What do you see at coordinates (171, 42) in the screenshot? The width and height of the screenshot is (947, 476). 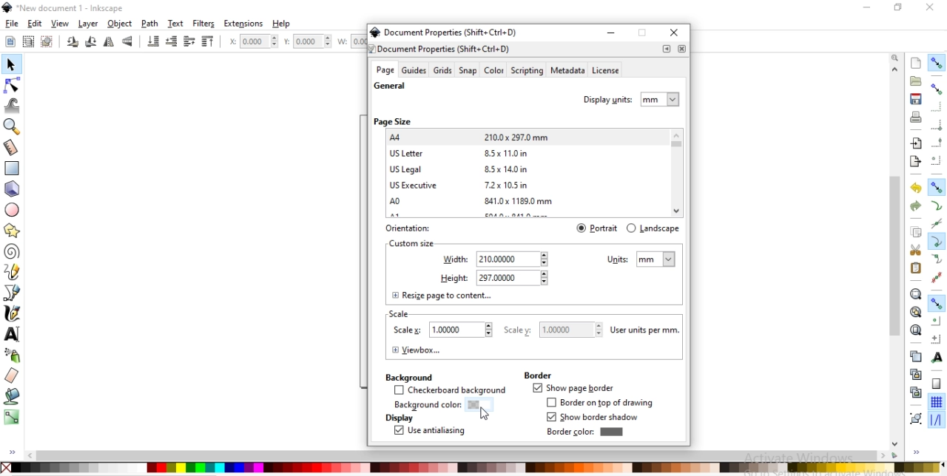 I see `lower selection one step` at bounding box center [171, 42].